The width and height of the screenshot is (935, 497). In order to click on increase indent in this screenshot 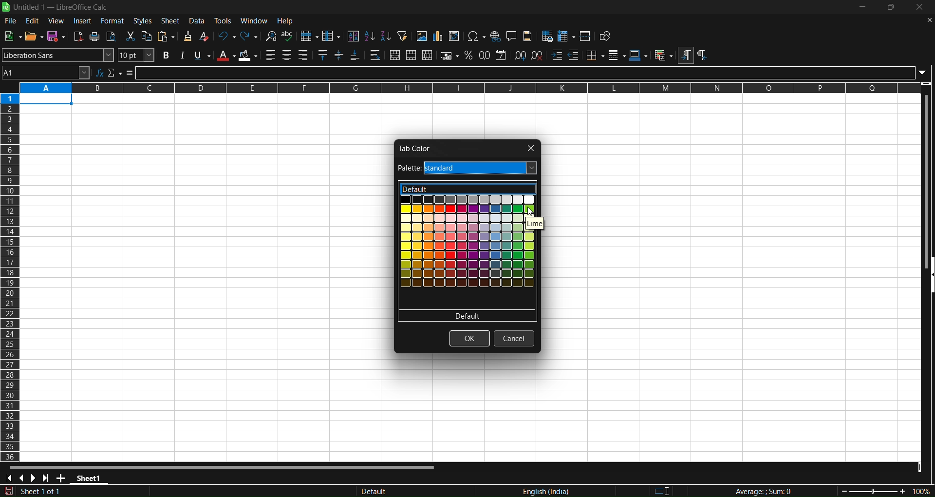, I will do `click(557, 56)`.